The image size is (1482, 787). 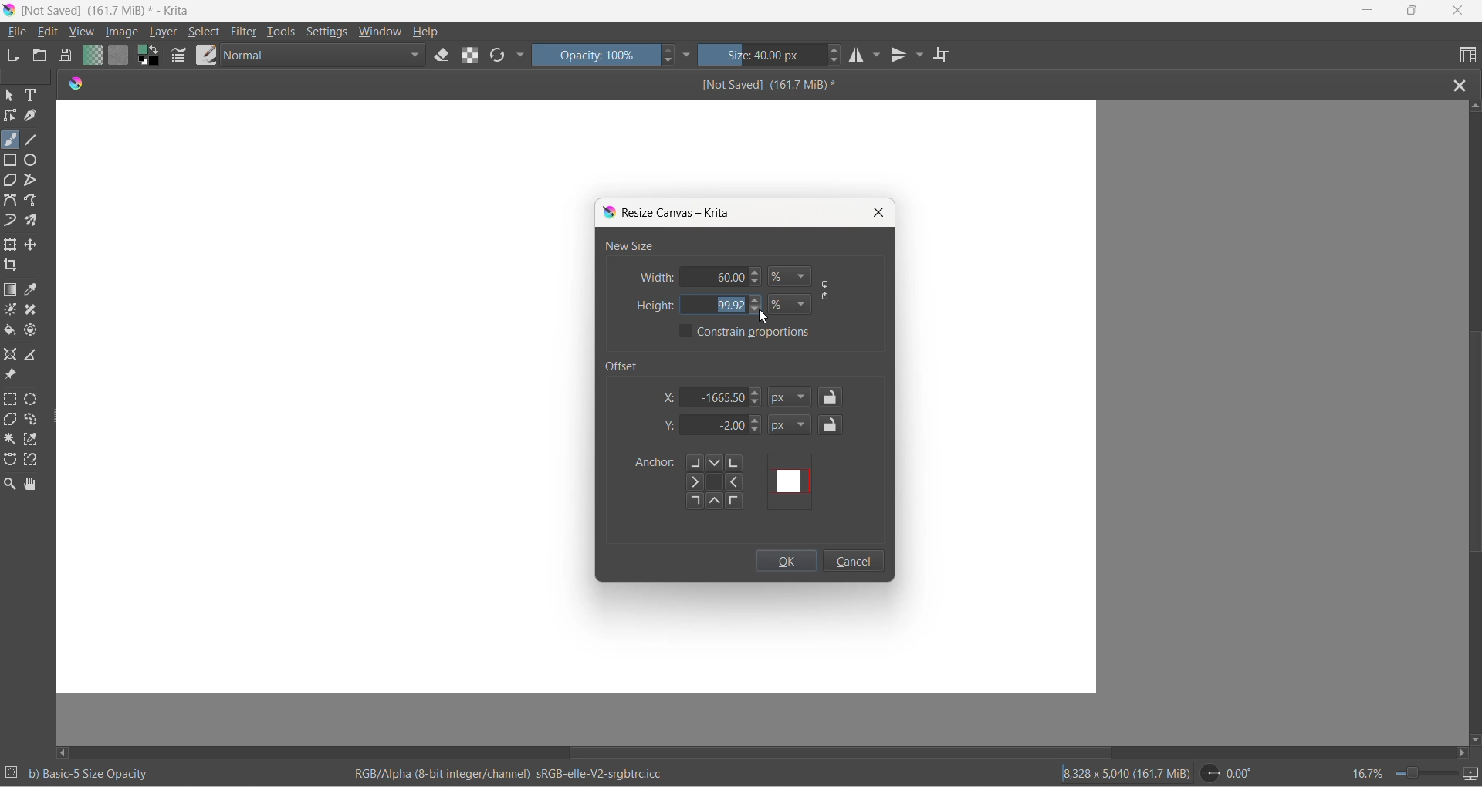 What do you see at coordinates (12, 421) in the screenshot?
I see `polygonal selection tool` at bounding box center [12, 421].